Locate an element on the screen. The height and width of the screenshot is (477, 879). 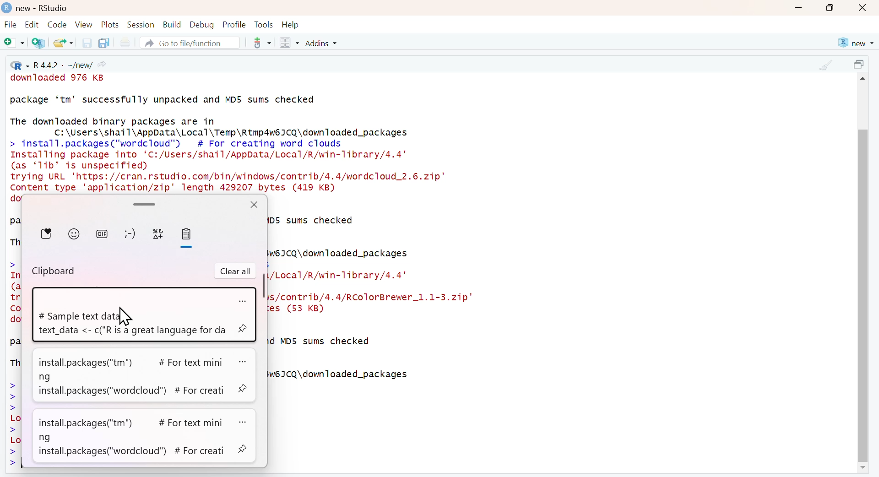
Emoticon is located at coordinates (130, 234).